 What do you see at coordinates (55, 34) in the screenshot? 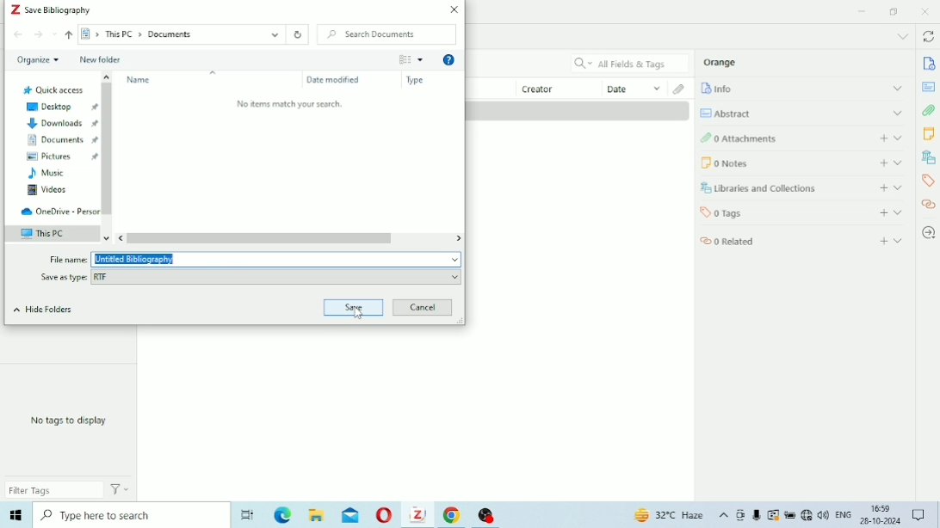
I see `Recent locations` at bounding box center [55, 34].